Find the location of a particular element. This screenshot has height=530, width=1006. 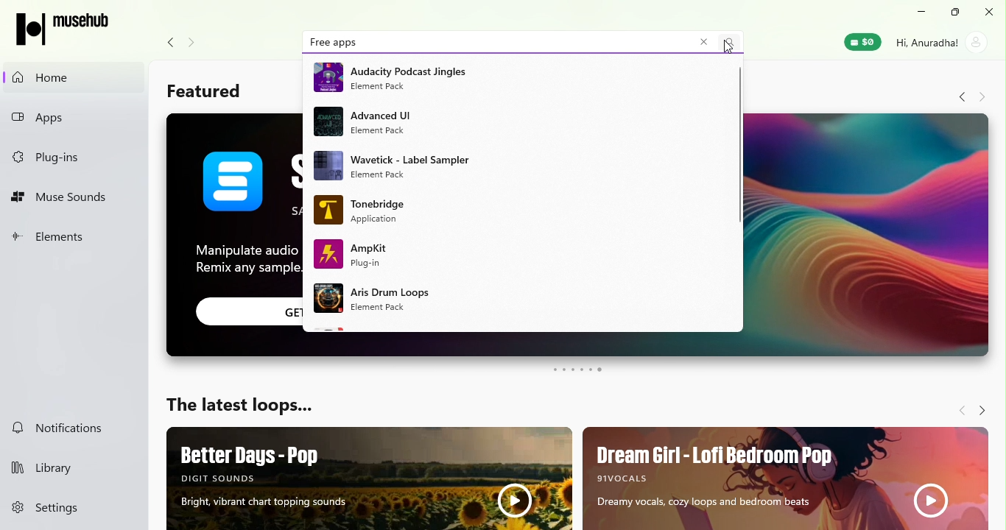

MuseHub is located at coordinates (68, 28).